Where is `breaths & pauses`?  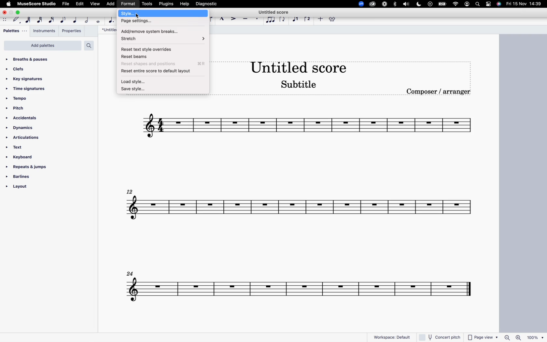 breaths & pauses is located at coordinates (30, 58).